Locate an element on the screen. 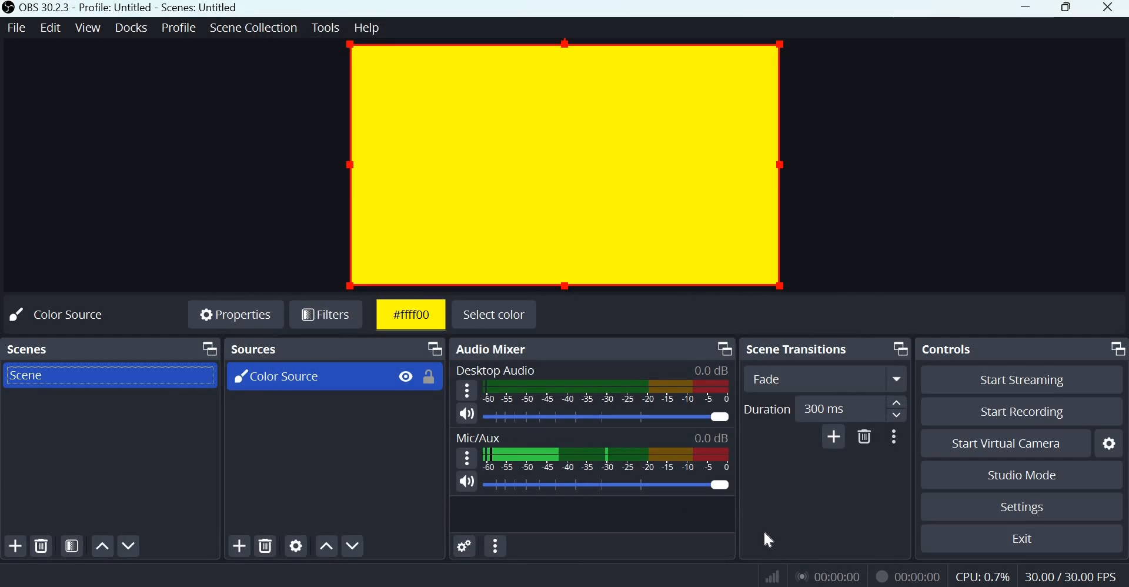 This screenshot has width=1129, height=587. Color Source is located at coordinates (273, 376).